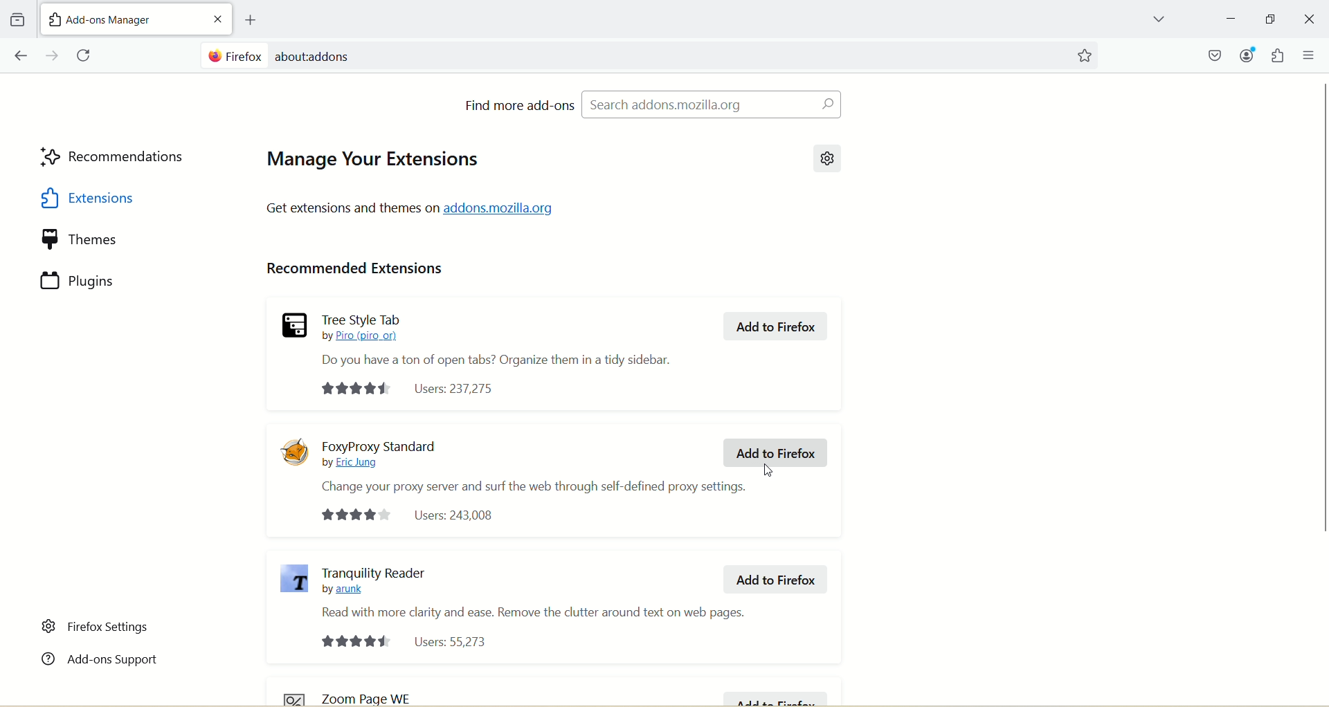 Image resolution: width=1329 pixels, height=707 pixels. I want to click on Tree Style Tab
by Piro (piro_or)
Do you have a ton of open tabs? Organize them in a tidy sidebar., so click(494, 340).